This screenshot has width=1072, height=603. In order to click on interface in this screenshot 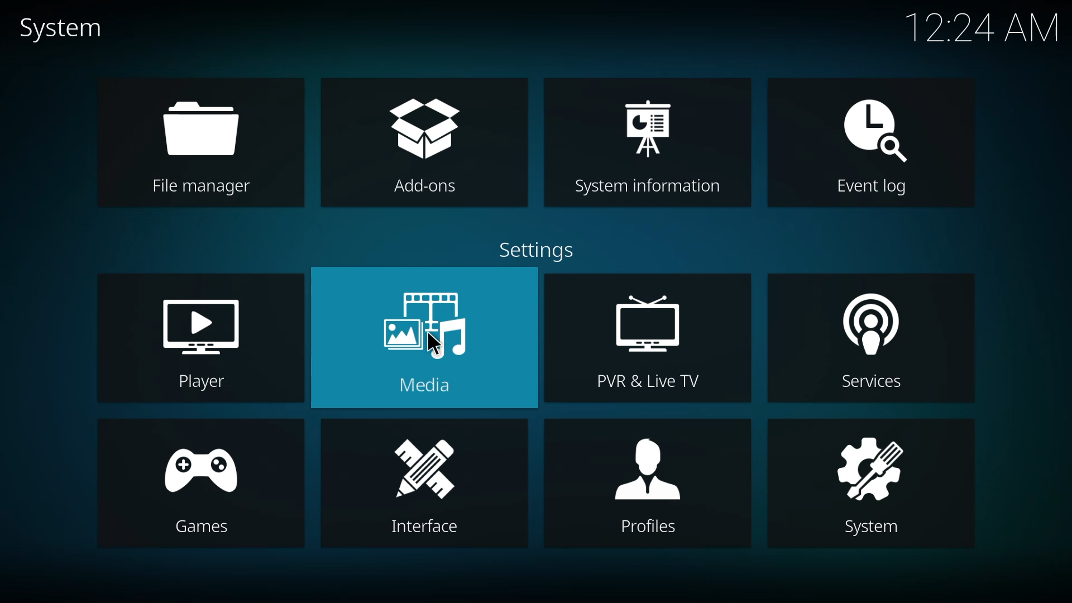, I will do `click(425, 485)`.